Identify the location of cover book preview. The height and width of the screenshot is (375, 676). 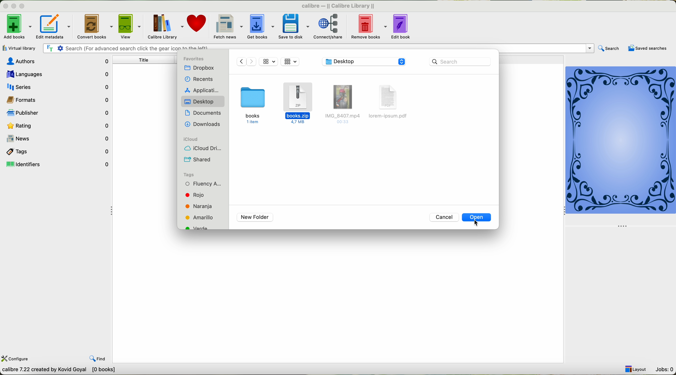
(621, 146).